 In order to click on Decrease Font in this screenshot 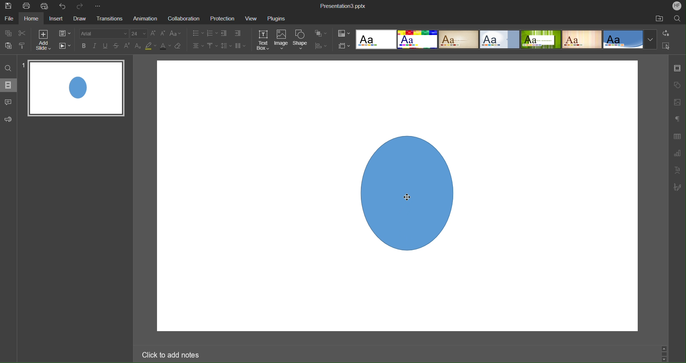, I will do `click(163, 34)`.